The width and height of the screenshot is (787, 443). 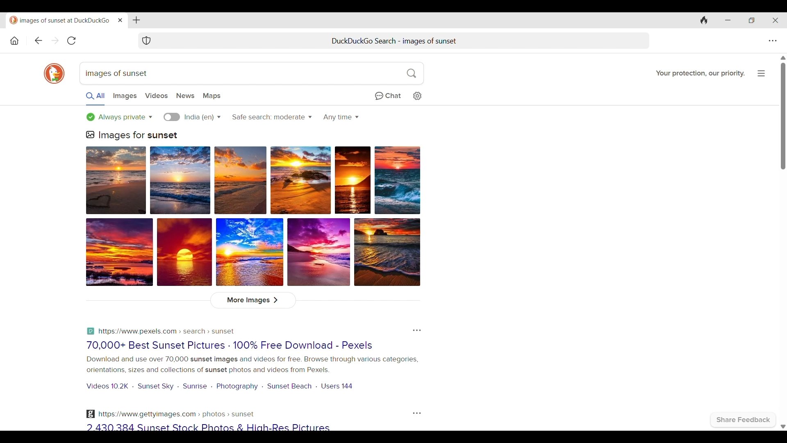 I want to click on Type in search query, so click(x=250, y=73).